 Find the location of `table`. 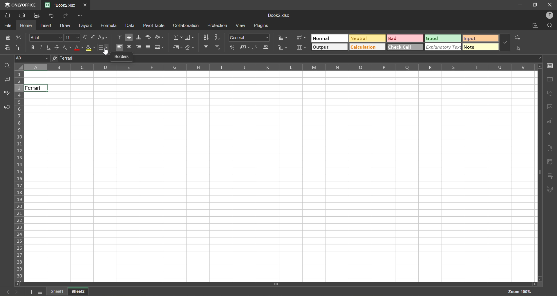

table is located at coordinates (550, 80).